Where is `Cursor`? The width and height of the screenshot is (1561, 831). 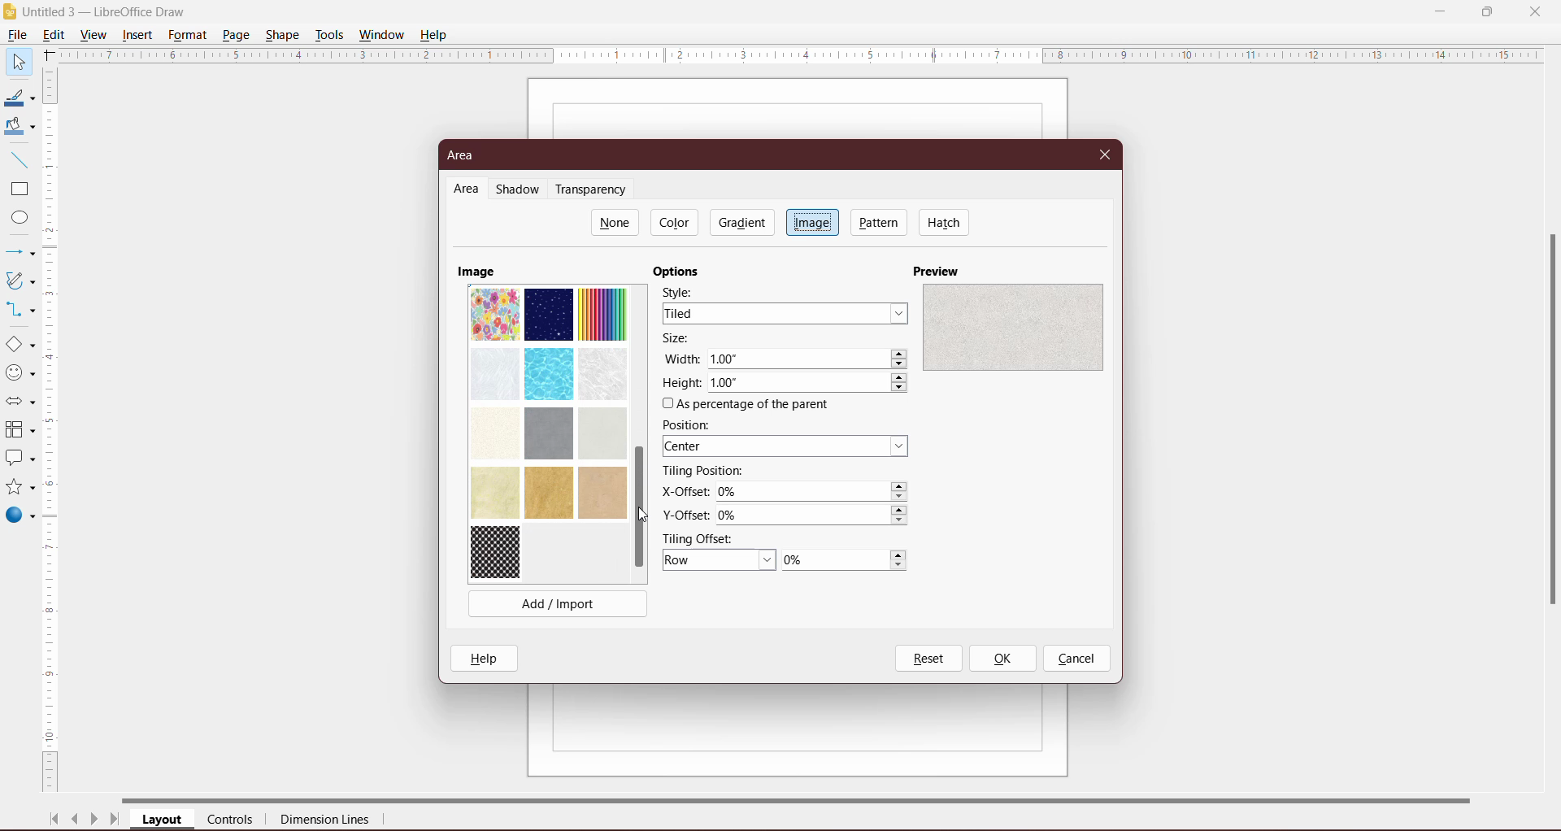 Cursor is located at coordinates (648, 516).